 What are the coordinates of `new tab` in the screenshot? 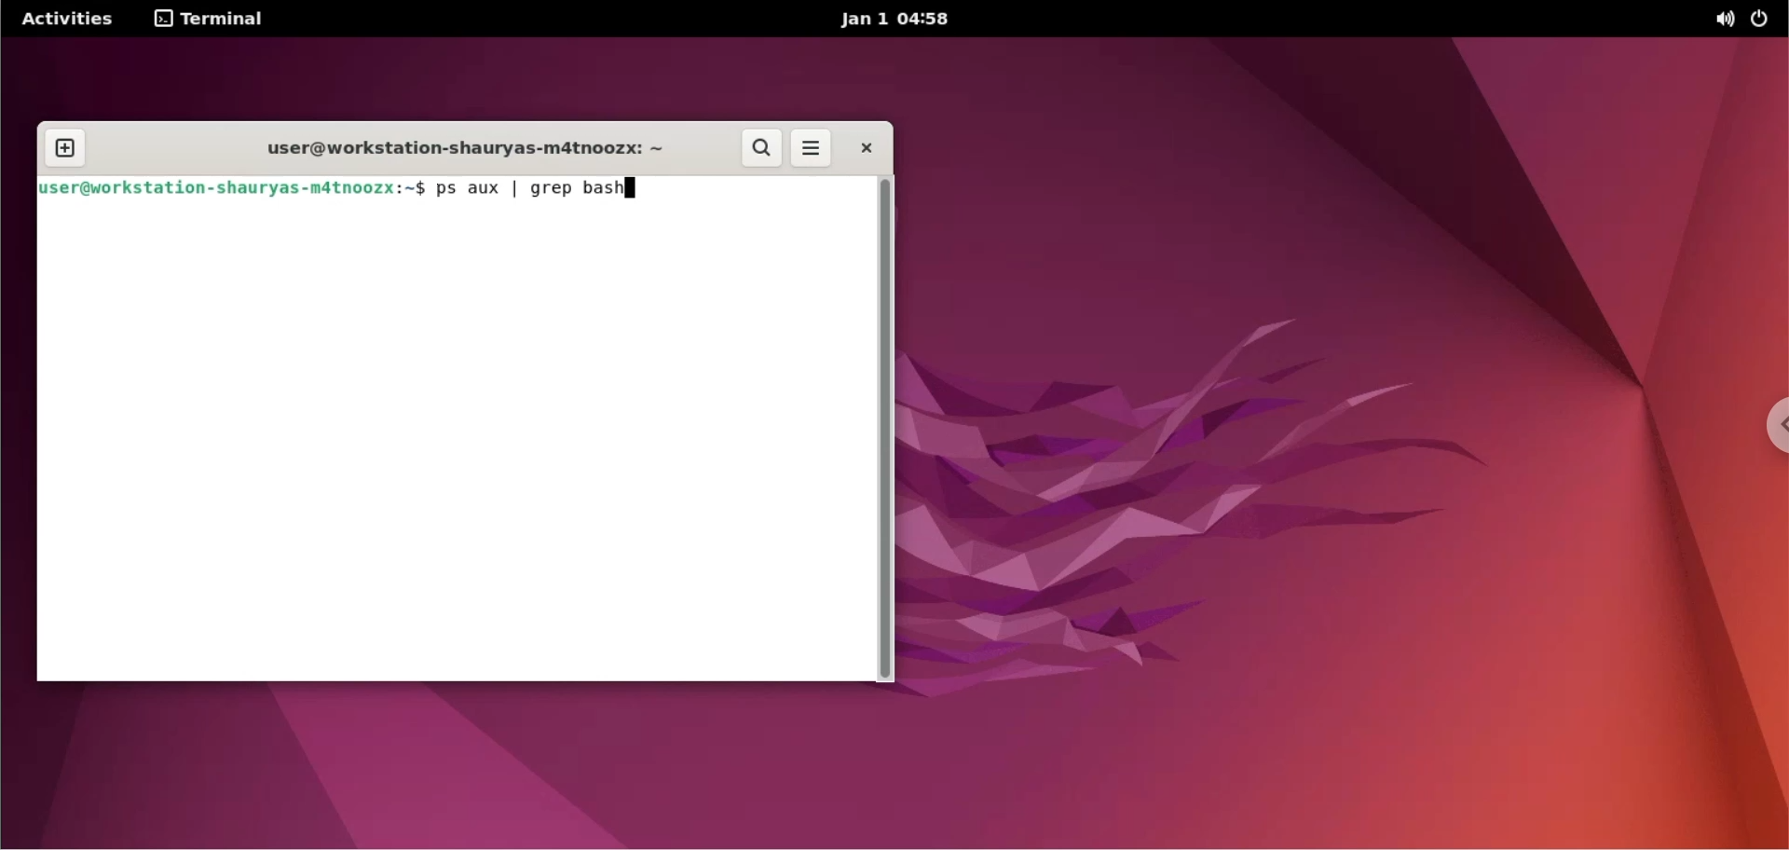 It's located at (62, 150).